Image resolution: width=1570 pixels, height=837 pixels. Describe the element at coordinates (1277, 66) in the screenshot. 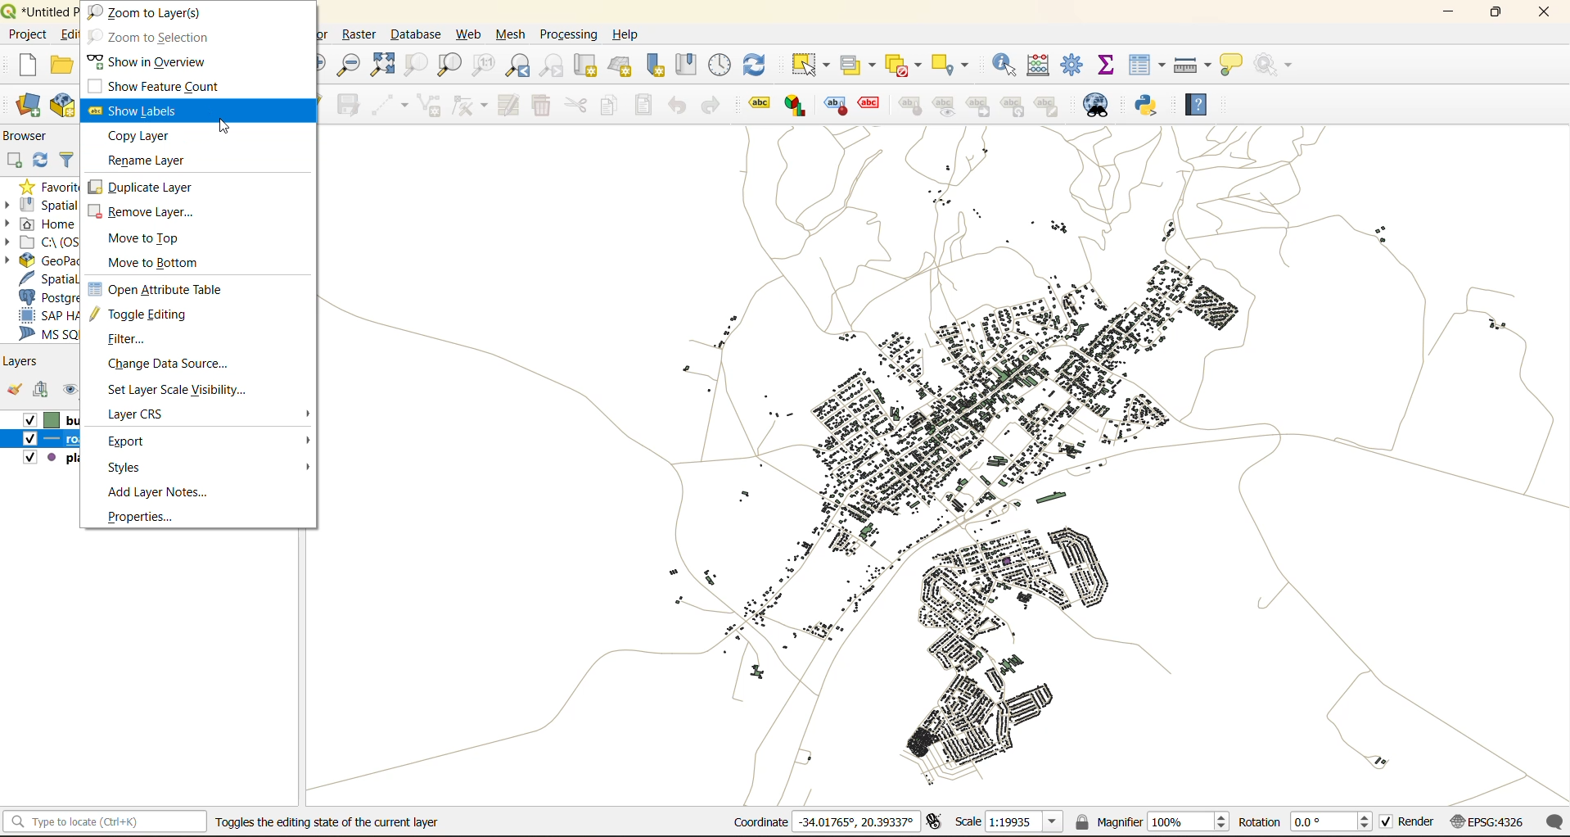

I see `no action` at that location.